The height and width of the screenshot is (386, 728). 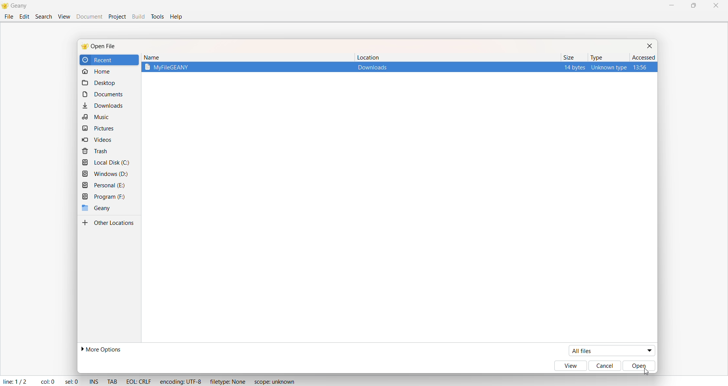 I want to click on Ecoding: UTF - 8, so click(x=180, y=380).